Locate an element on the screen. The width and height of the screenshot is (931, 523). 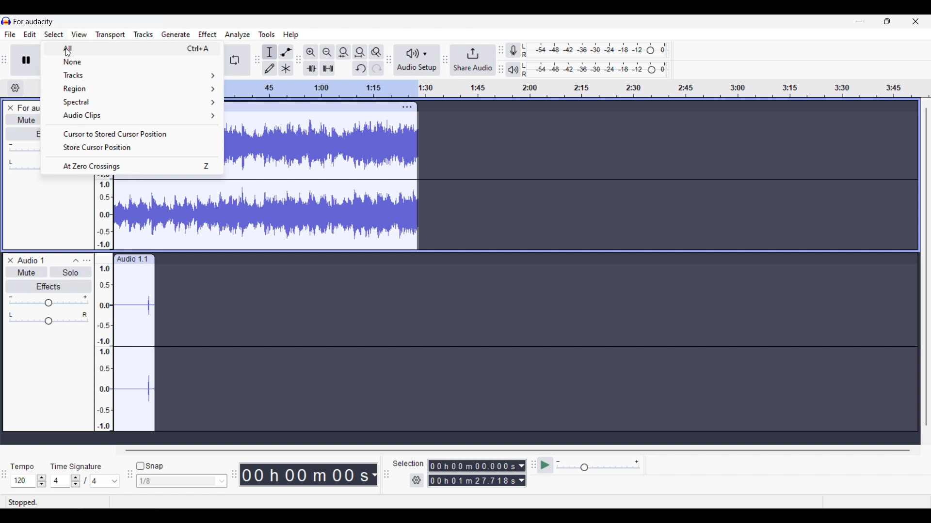
track waveform is located at coordinates (173, 212).